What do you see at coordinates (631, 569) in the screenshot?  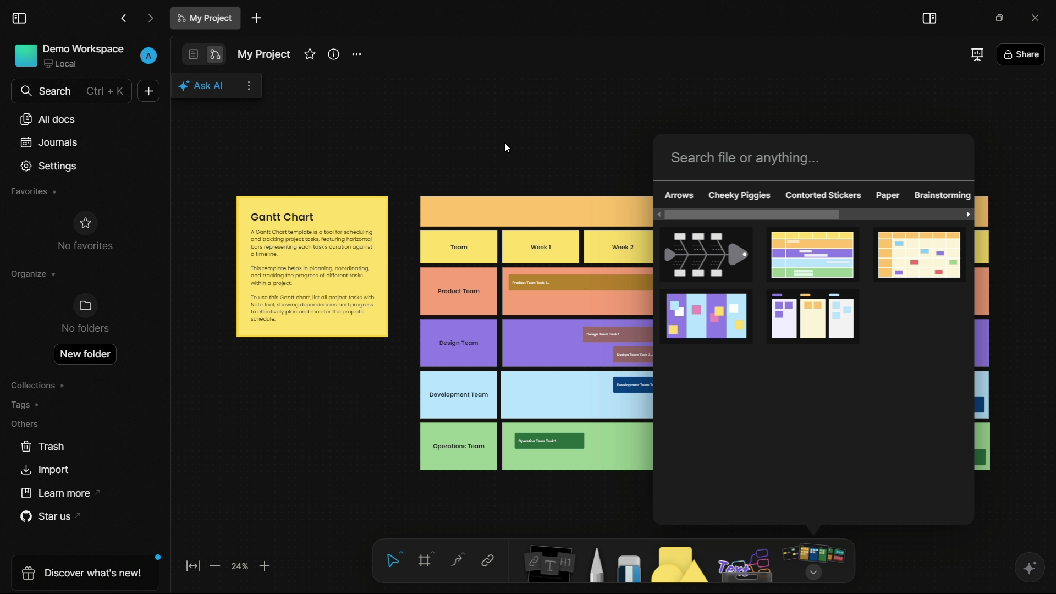 I see `eraser` at bounding box center [631, 569].